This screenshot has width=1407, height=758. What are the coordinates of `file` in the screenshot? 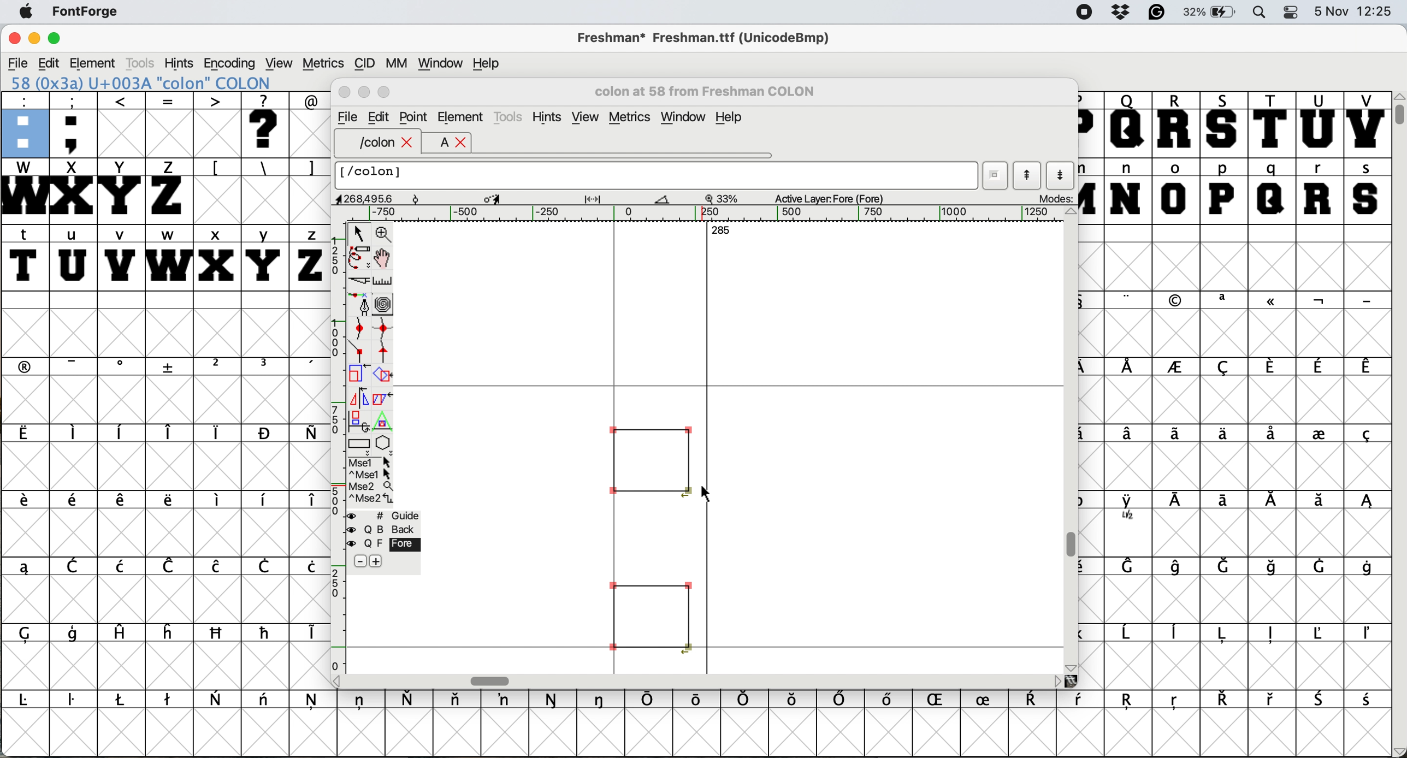 It's located at (347, 116).